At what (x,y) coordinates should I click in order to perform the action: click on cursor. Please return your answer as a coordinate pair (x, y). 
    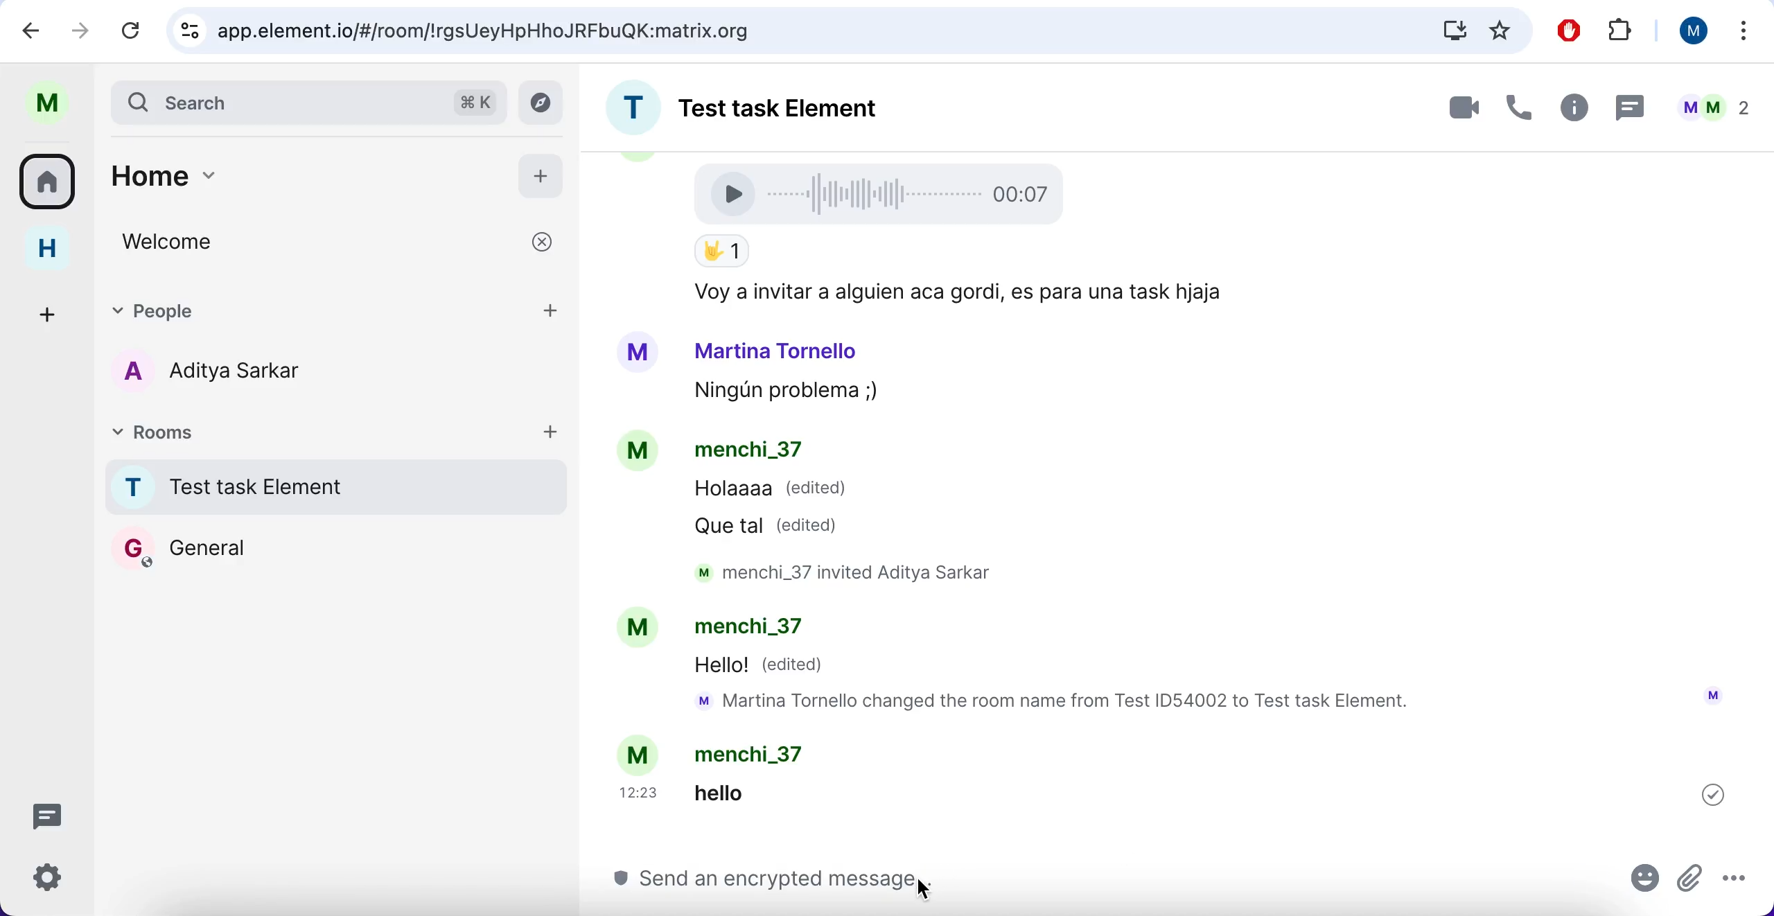
    Looking at the image, I should click on (938, 887).